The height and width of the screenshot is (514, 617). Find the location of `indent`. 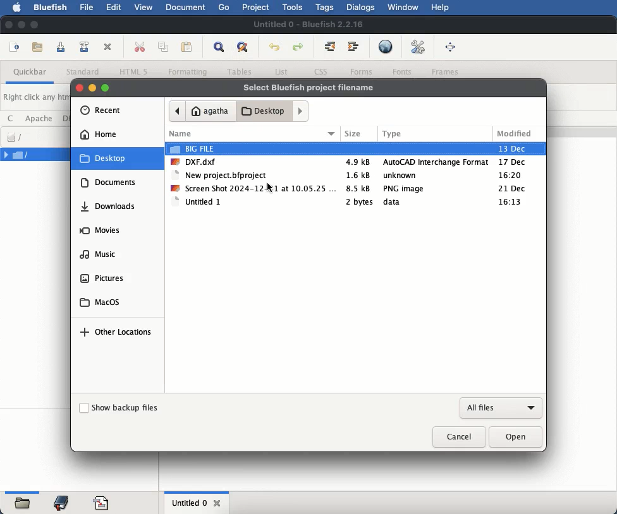

indent is located at coordinates (353, 47).